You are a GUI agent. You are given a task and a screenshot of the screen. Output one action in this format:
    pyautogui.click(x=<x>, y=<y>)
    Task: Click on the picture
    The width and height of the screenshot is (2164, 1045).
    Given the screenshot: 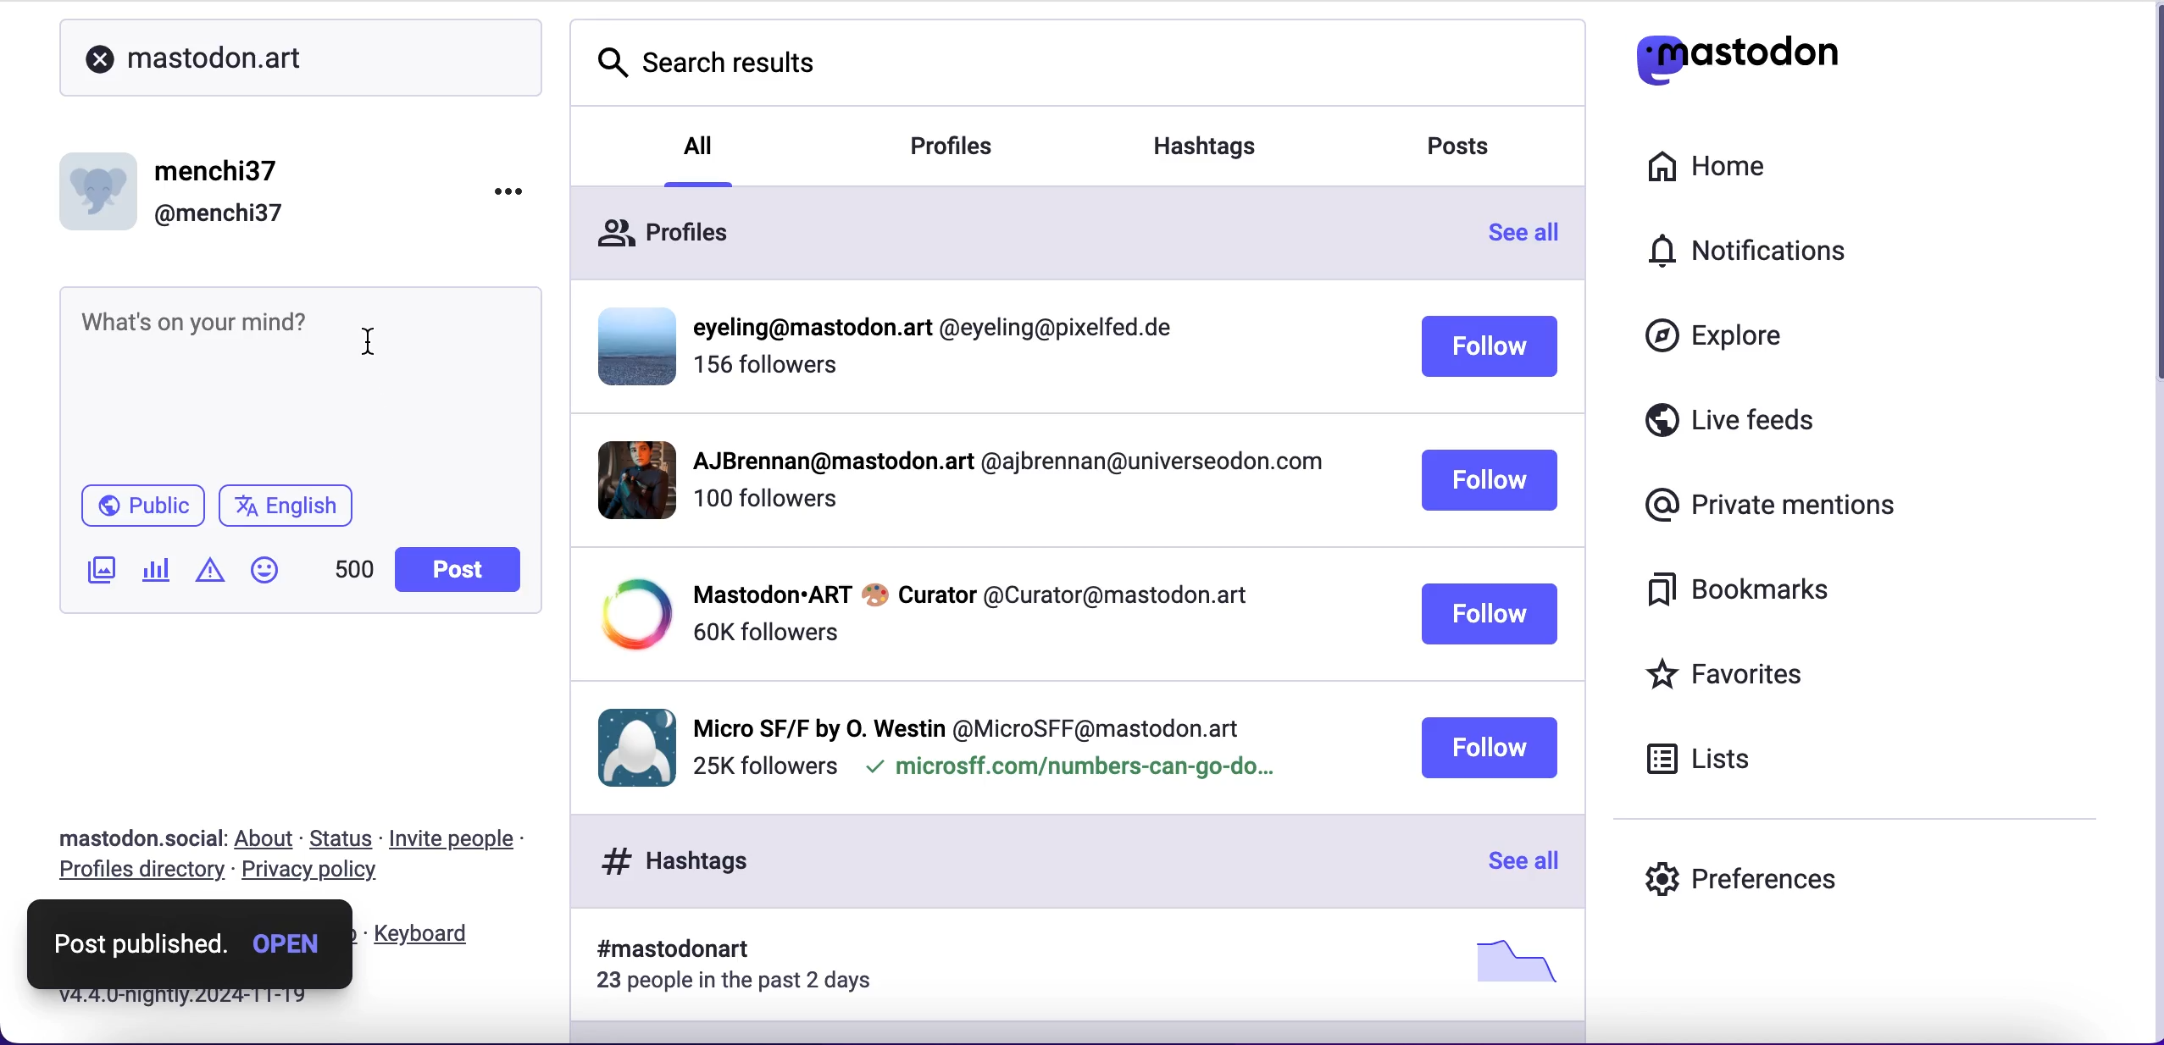 What is the action you would take?
    pyautogui.click(x=1508, y=960)
    